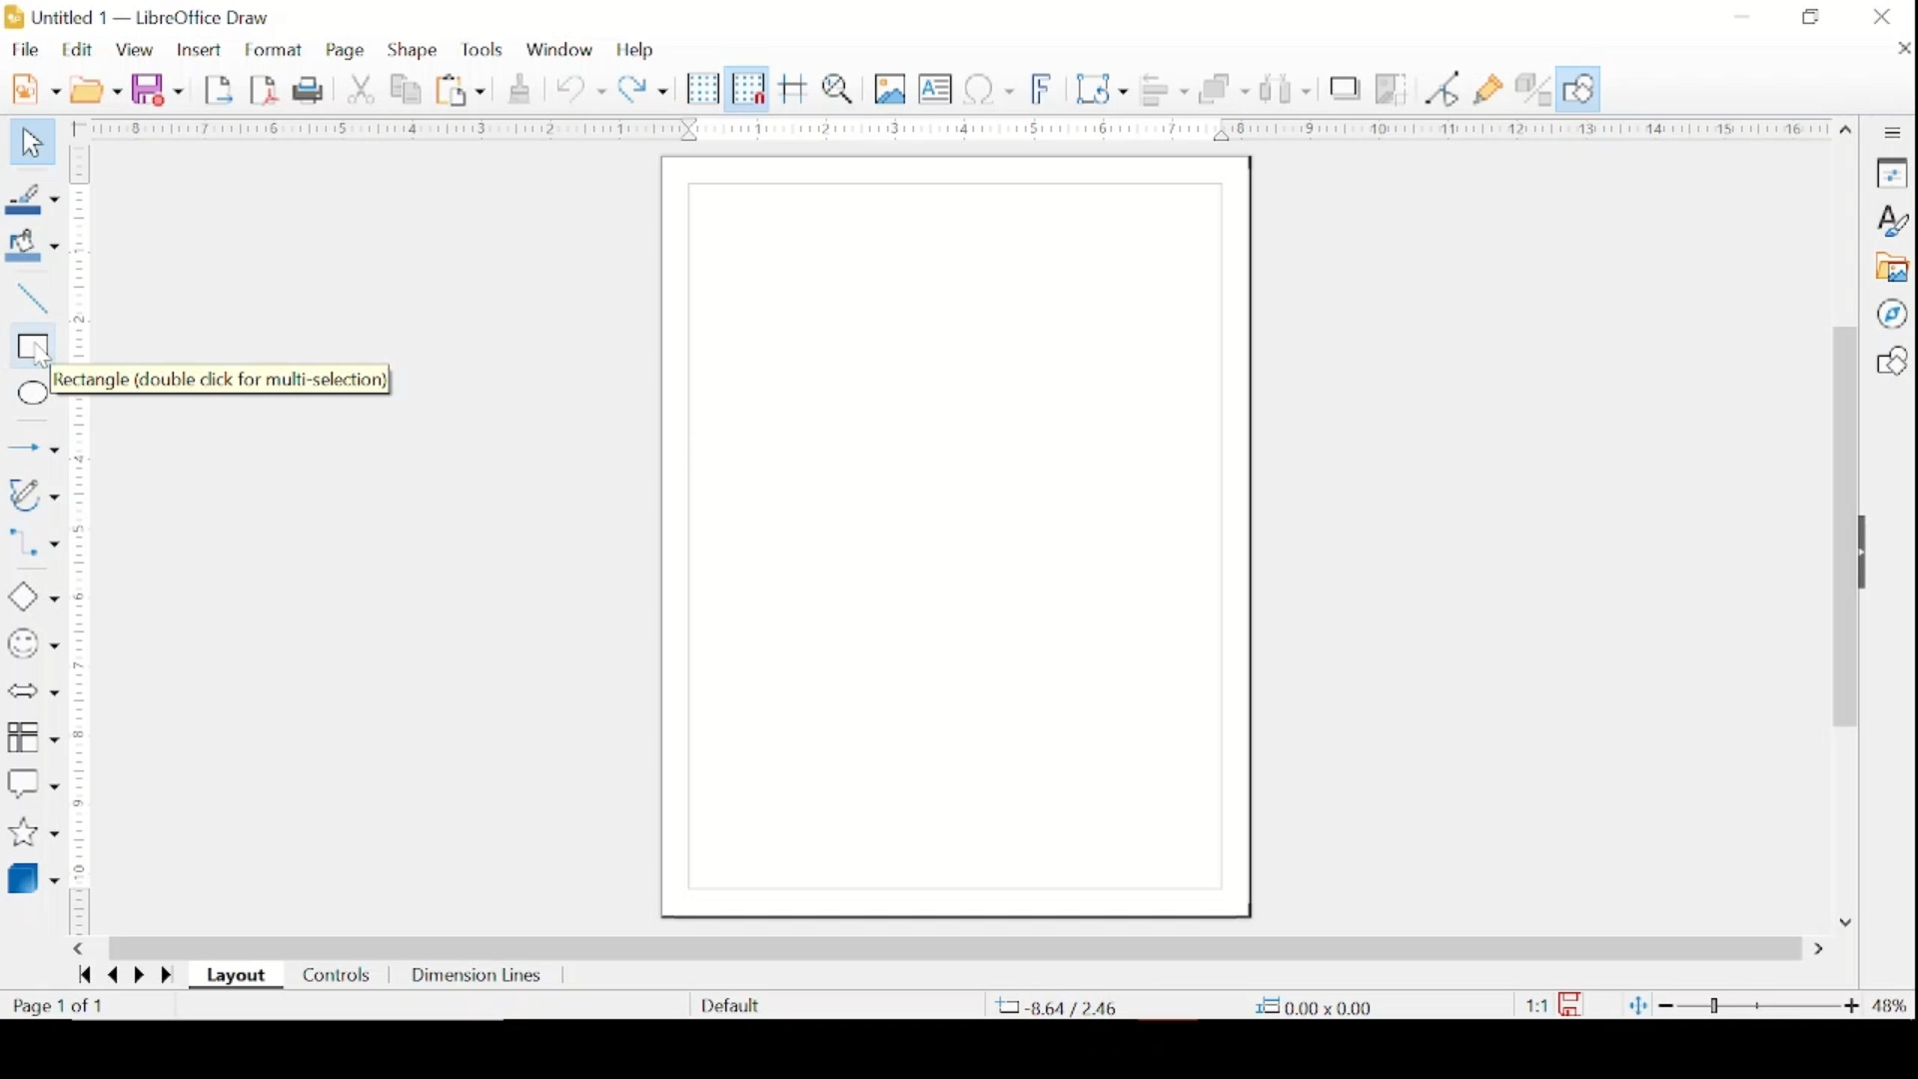  What do you see at coordinates (1891, 361) in the screenshot?
I see `shapes` at bounding box center [1891, 361].